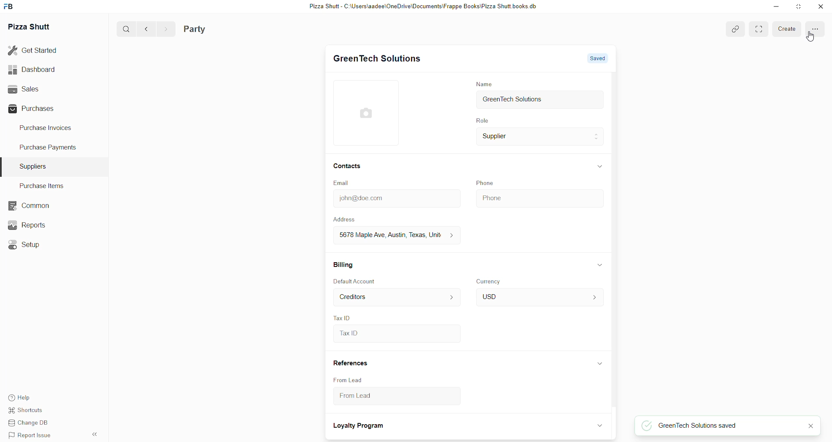 The height and width of the screenshot is (442, 832). I want to click on Default Account, so click(356, 282).